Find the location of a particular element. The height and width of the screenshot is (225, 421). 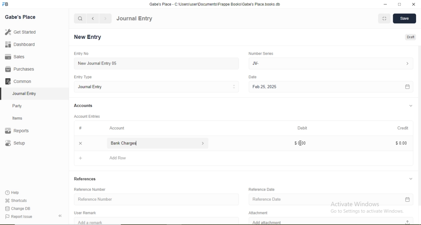

navigate forward is located at coordinates (106, 18).